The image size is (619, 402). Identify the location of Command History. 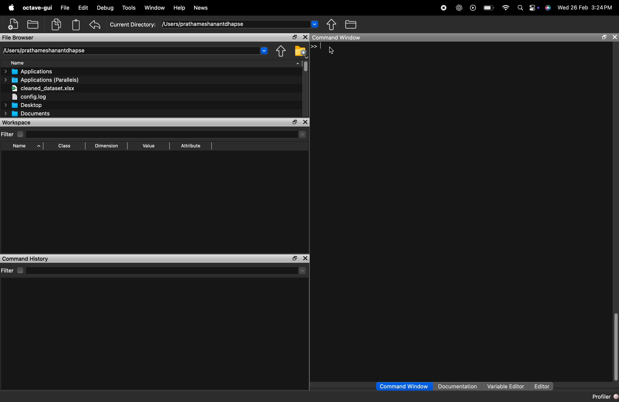
(25, 259).